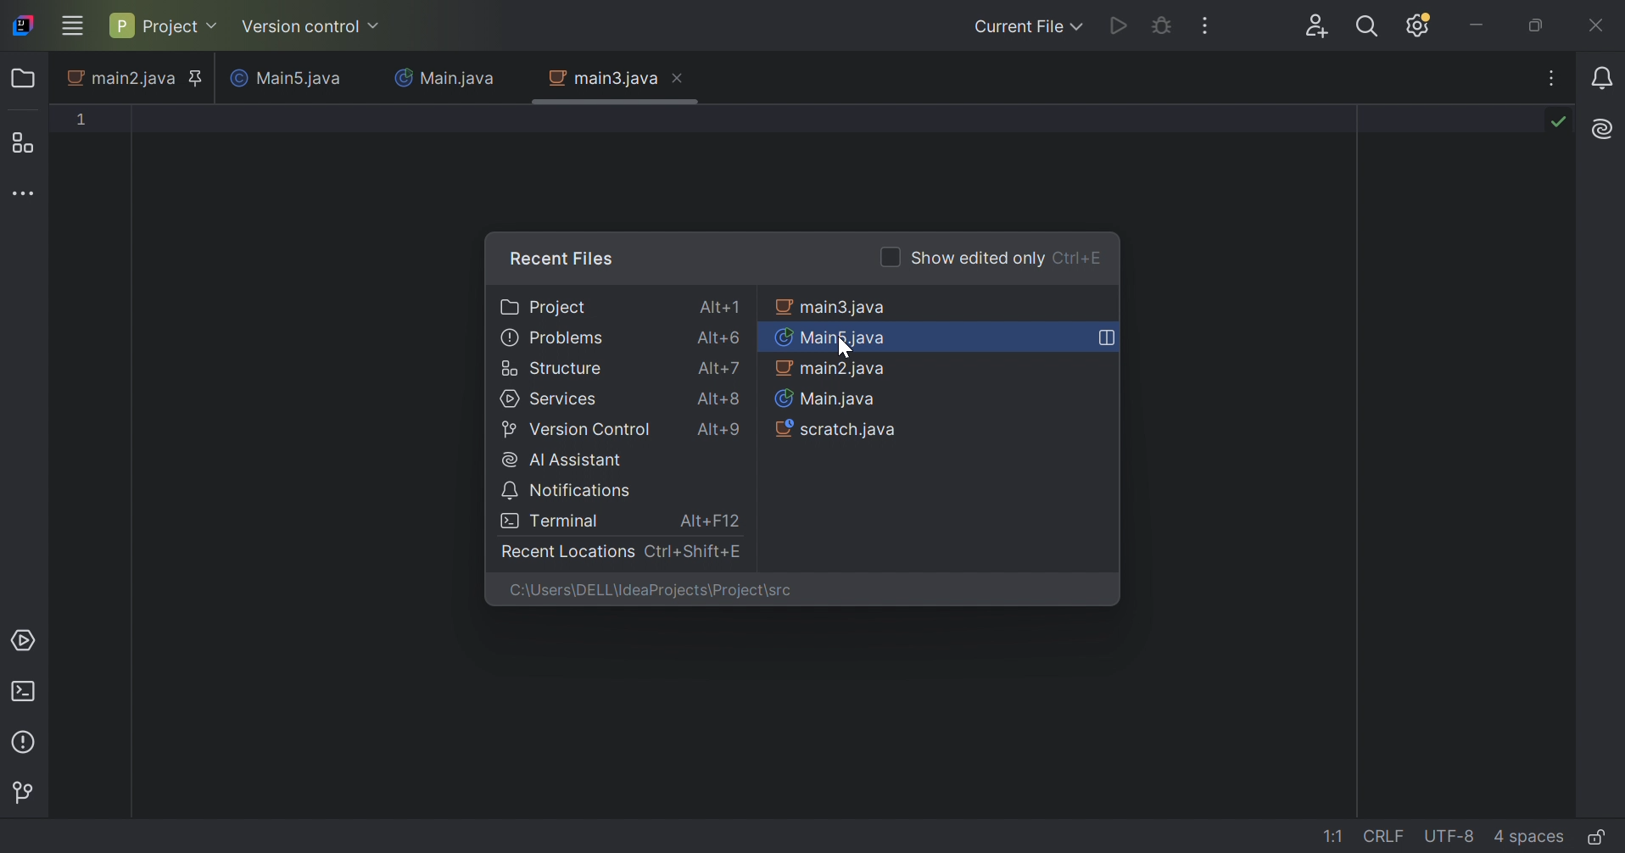 The height and width of the screenshot is (853, 1625). Describe the element at coordinates (711, 520) in the screenshot. I see `Alt+F12` at that location.